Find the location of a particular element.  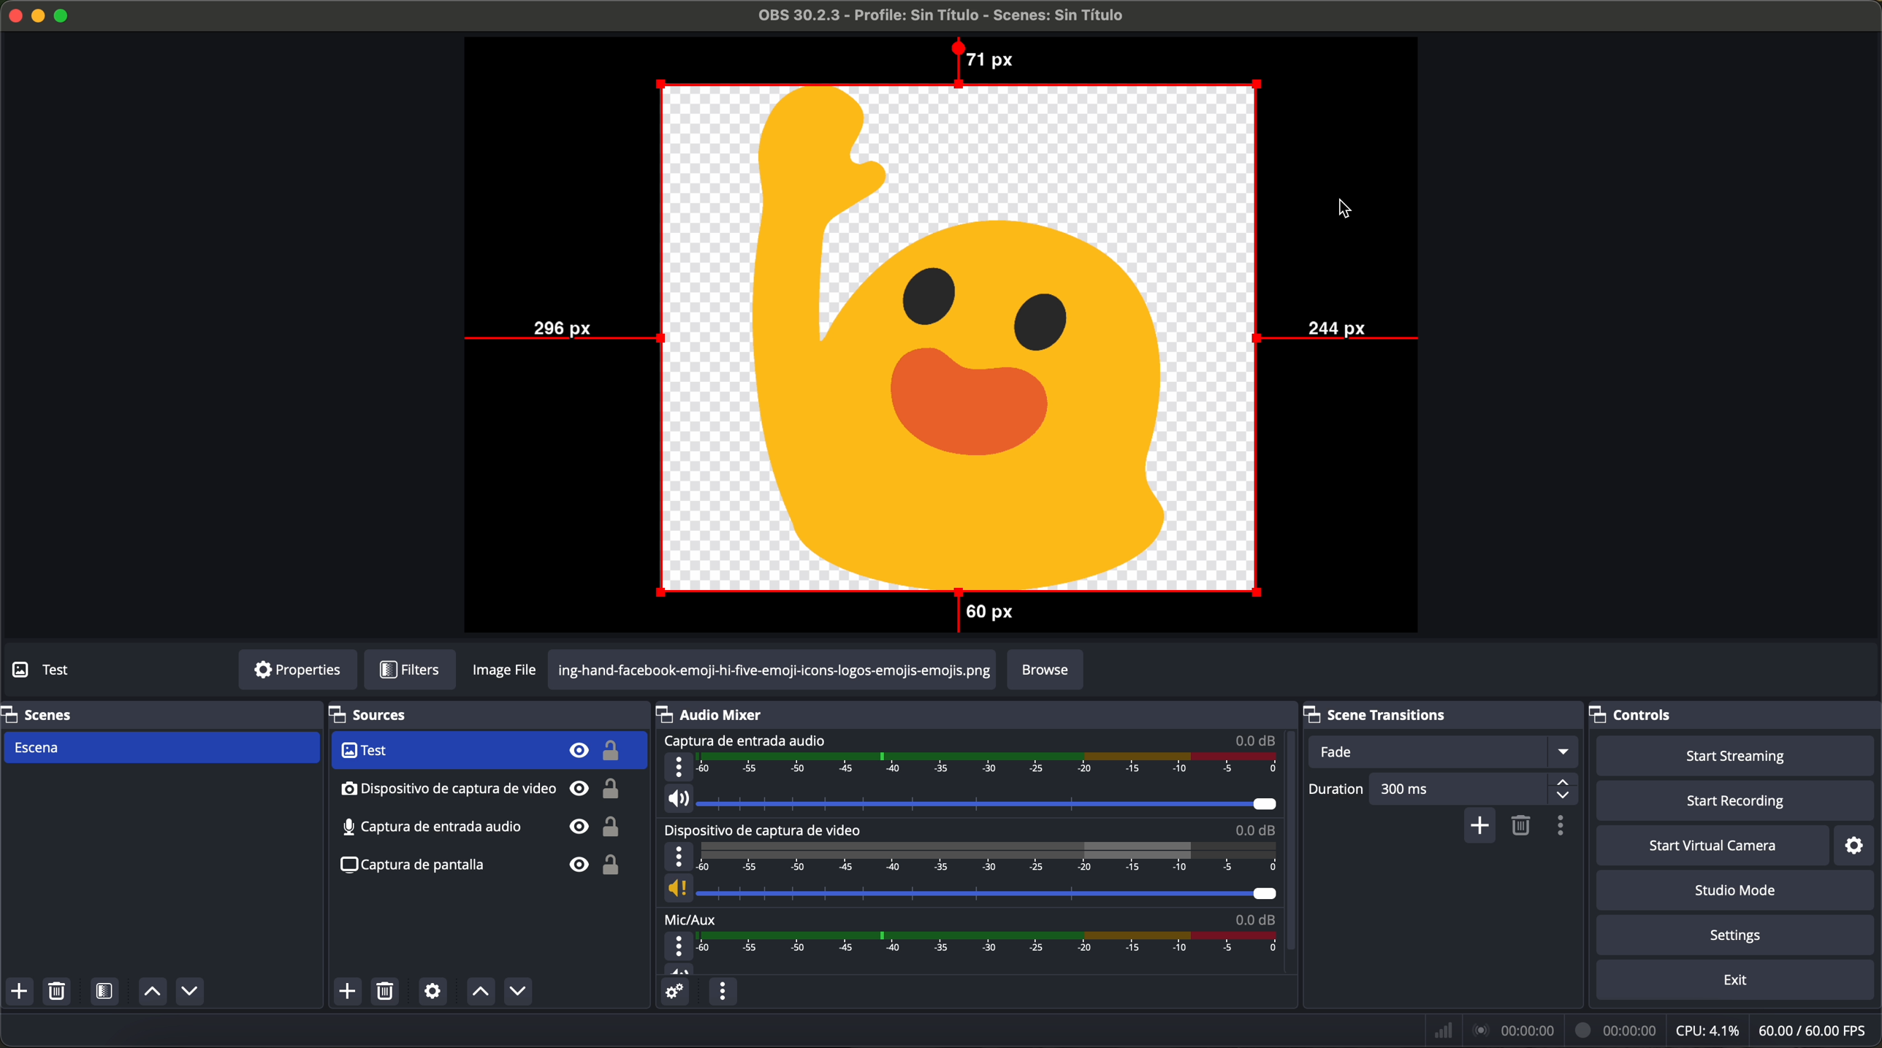

fade is located at coordinates (1441, 751).